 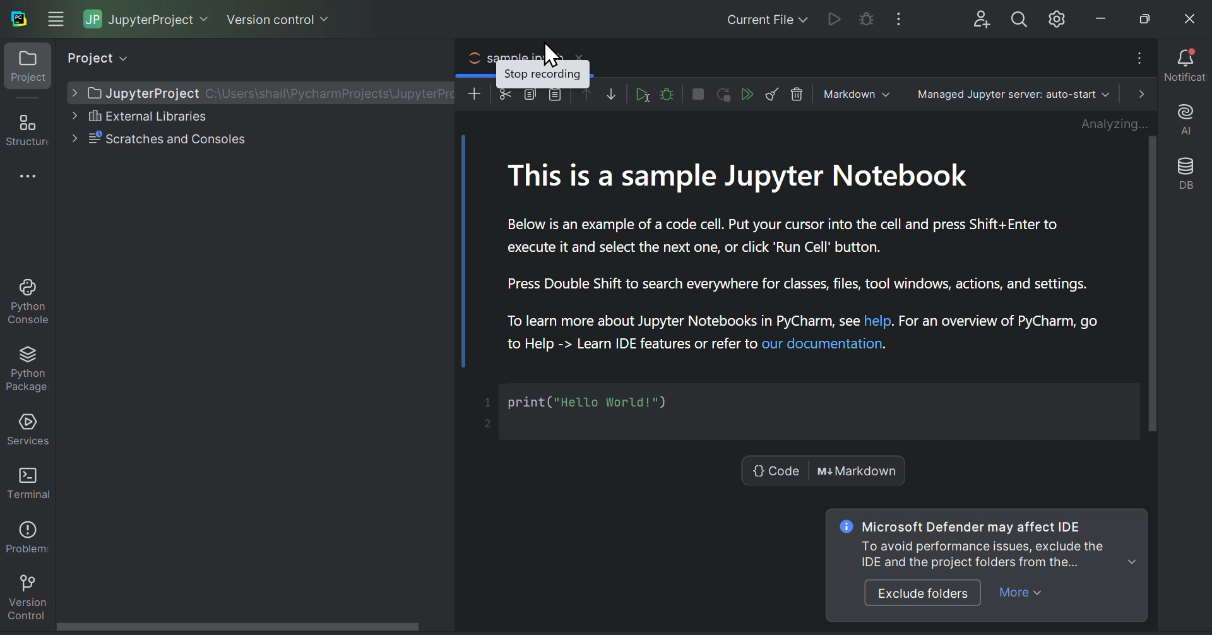 I want to click on Project, so click(x=110, y=59).